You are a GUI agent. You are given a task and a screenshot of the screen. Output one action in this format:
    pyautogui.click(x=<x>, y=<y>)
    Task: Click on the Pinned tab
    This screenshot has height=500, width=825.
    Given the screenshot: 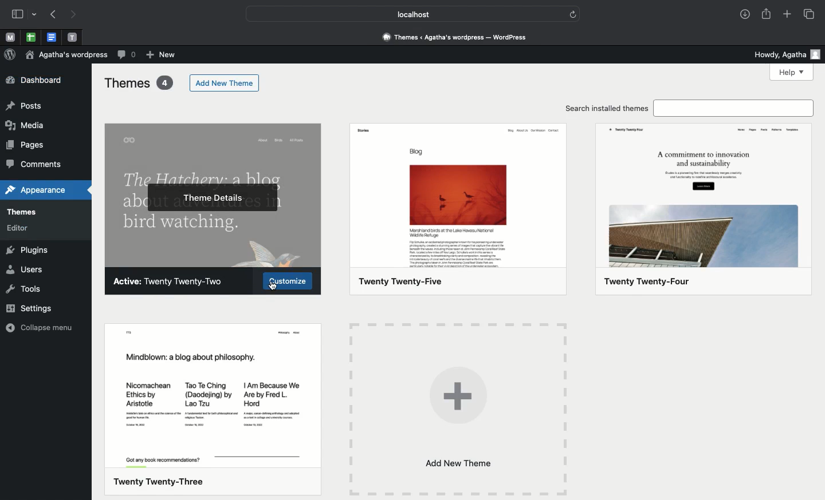 What is the action you would take?
    pyautogui.click(x=53, y=38)
    